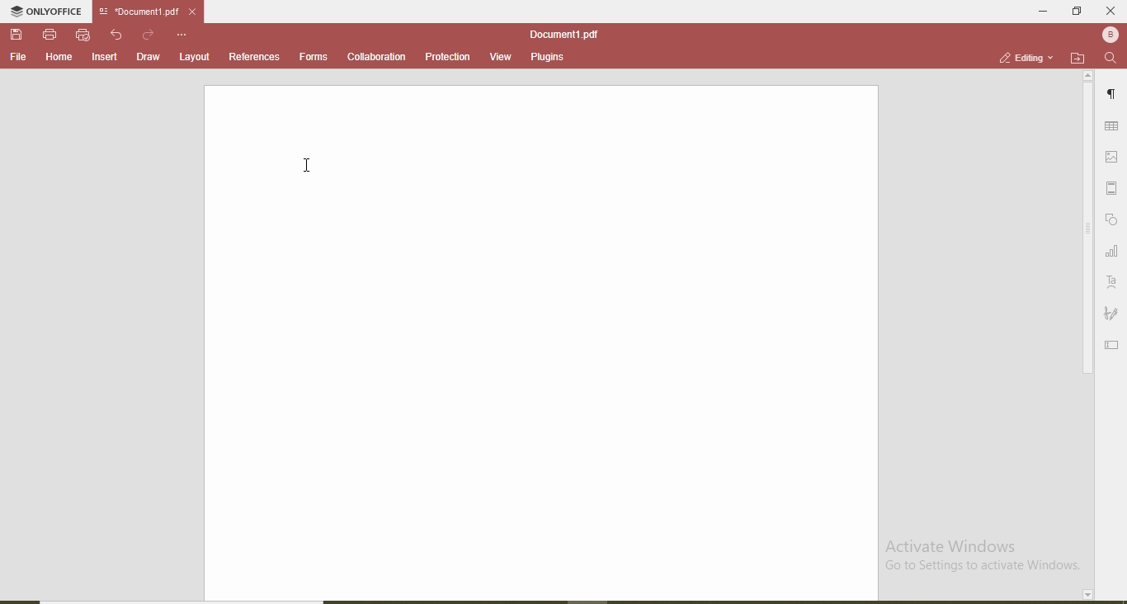 This screenshot has width=1127, height=604. What do you see at coordinates (194, 599) in the screenshot?
I see `horizontal scroll bar` at bounding box center [194, 599].